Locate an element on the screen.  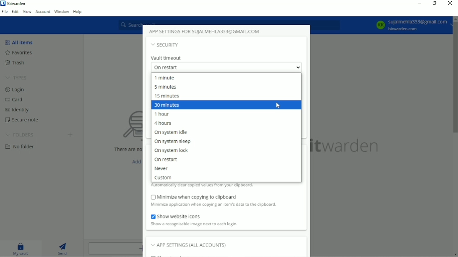
Types is located at coordinates (17, 77).